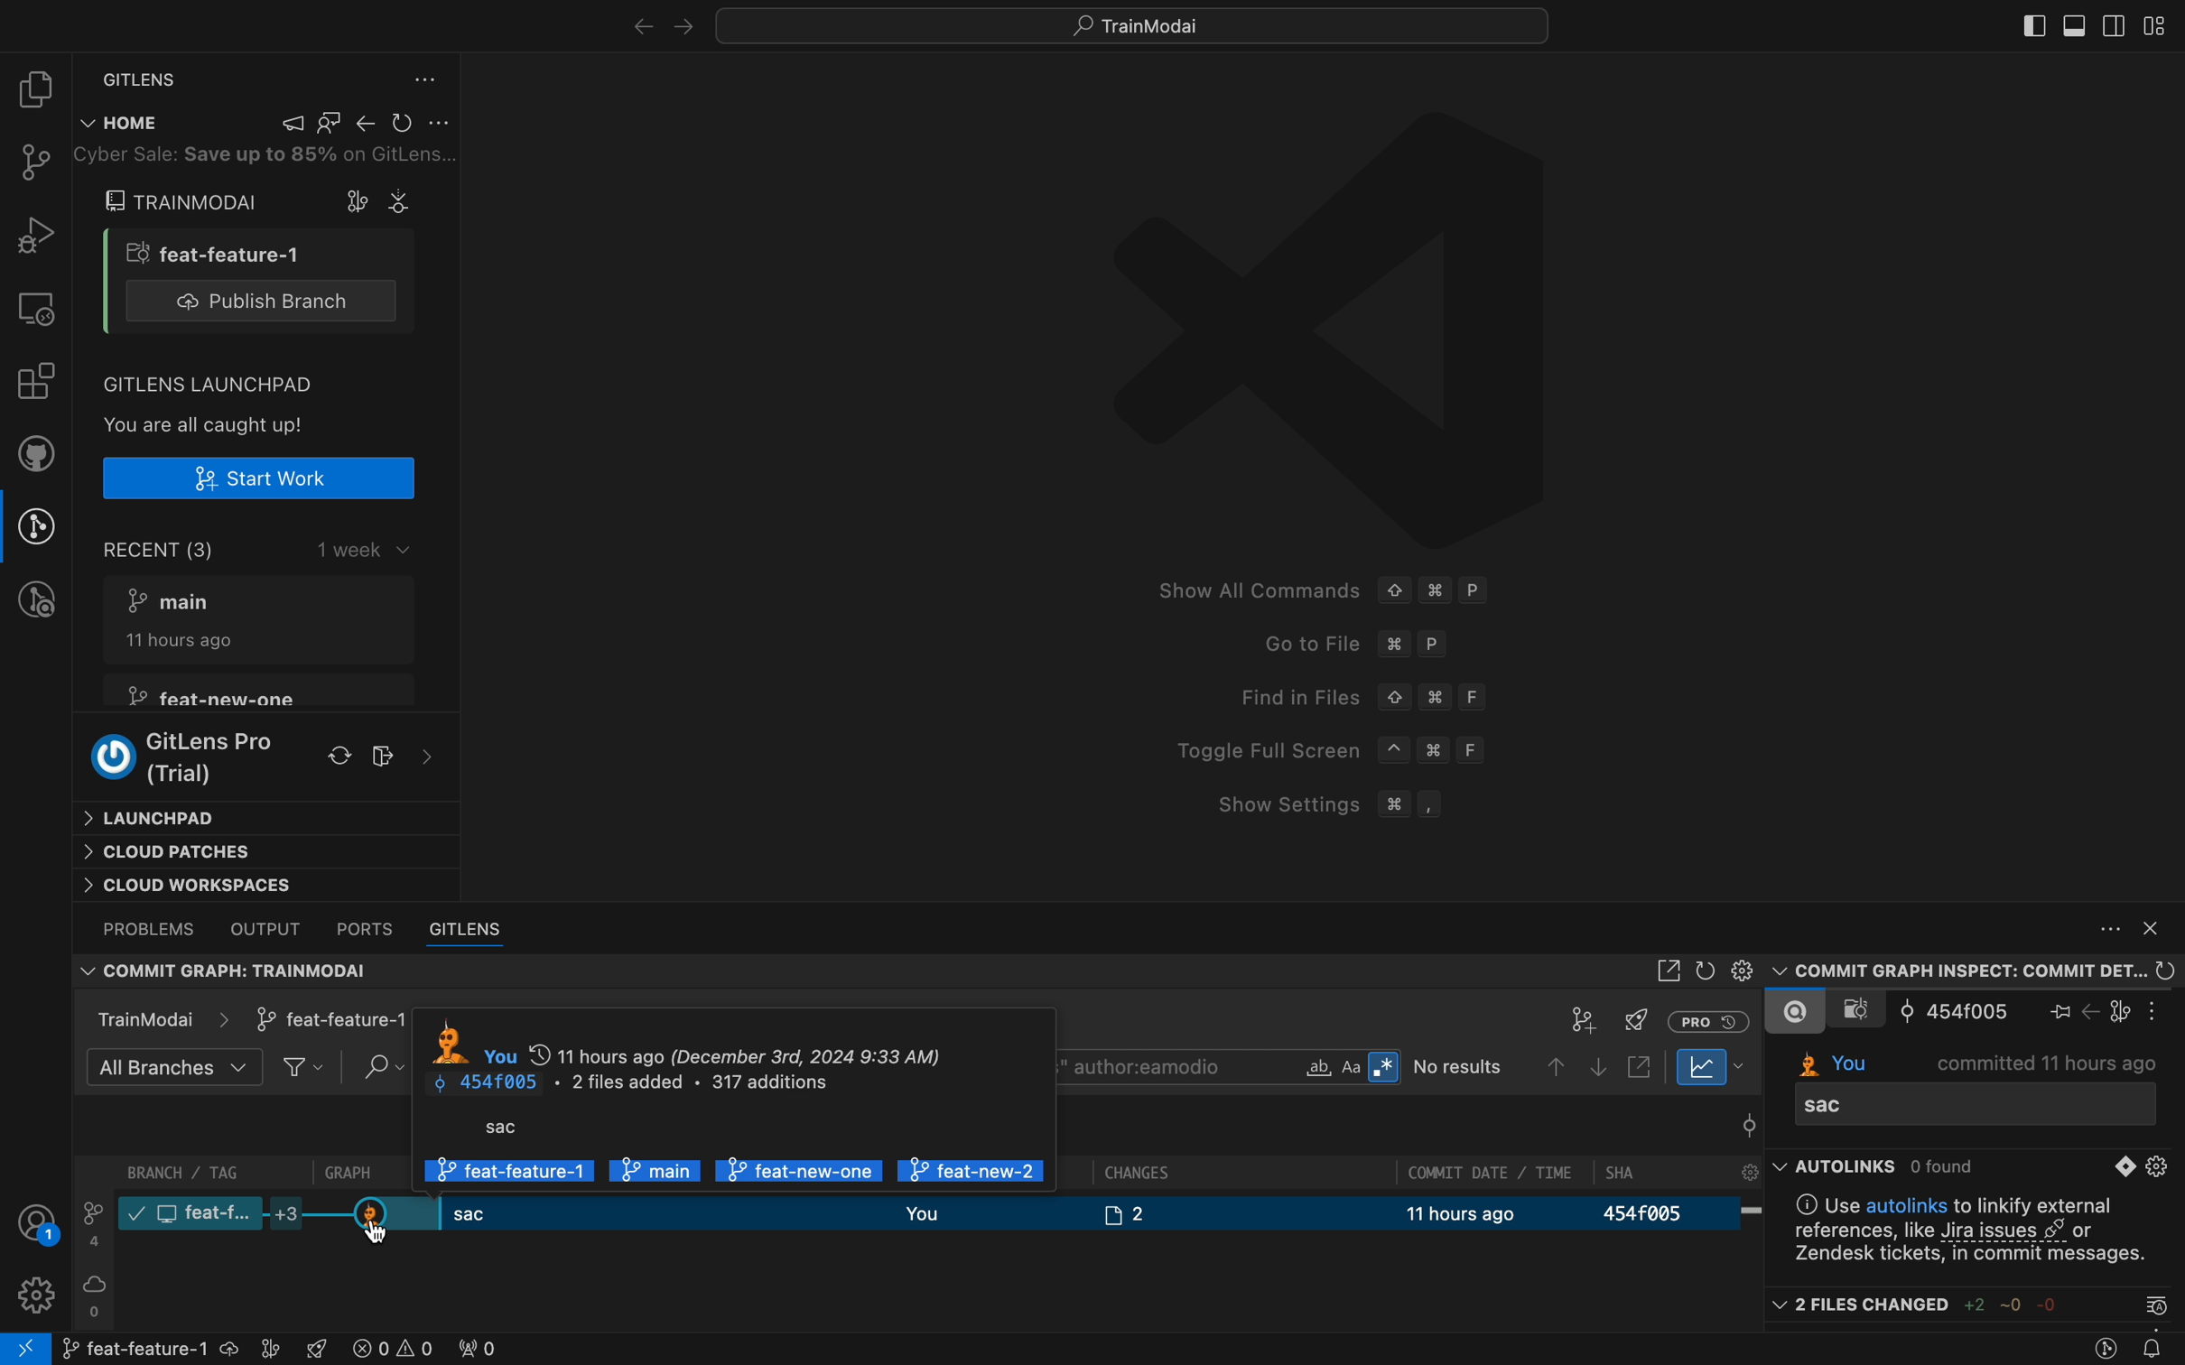 The height and width of the screenshot is (1365, 2185). What do you see at coordinates (135, 77) in the screenshot?
I see `settings` at bounding box center [135, 77].